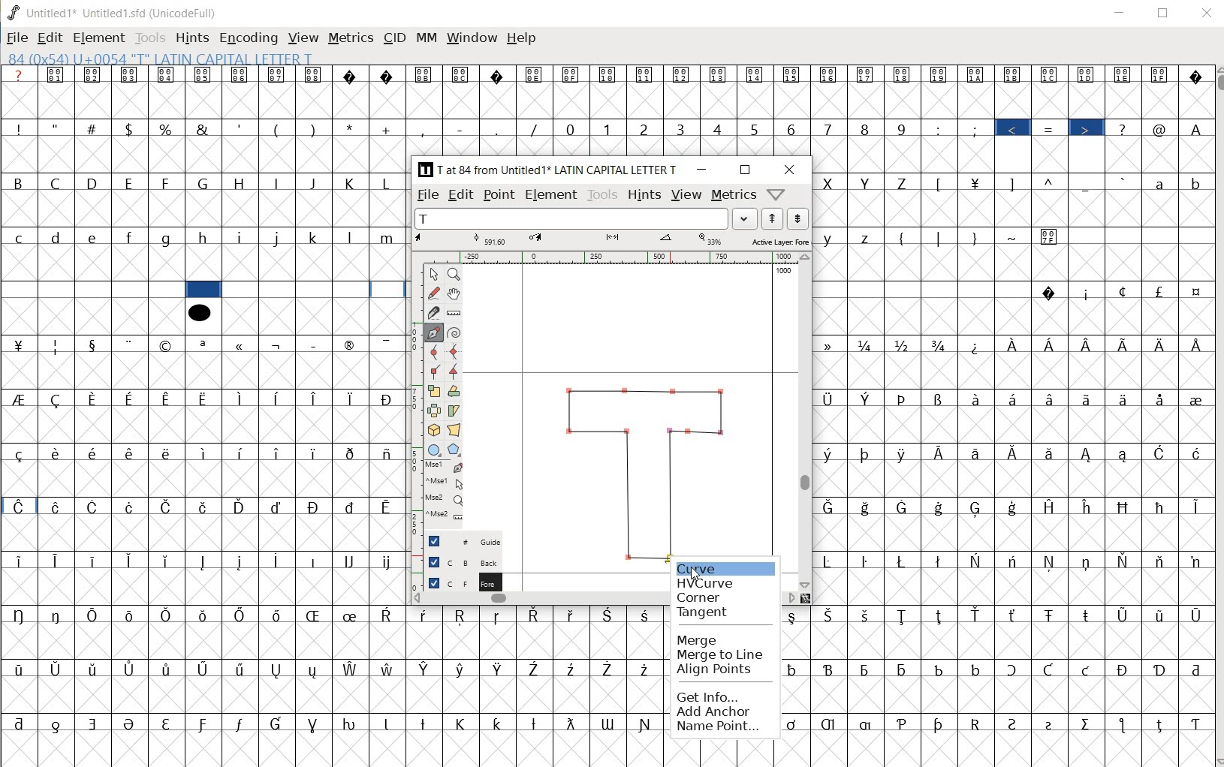  What do you see at coordinates (1160, 669) in the screenshot?
I see `Symbol` at bounding box center [1160, 669].